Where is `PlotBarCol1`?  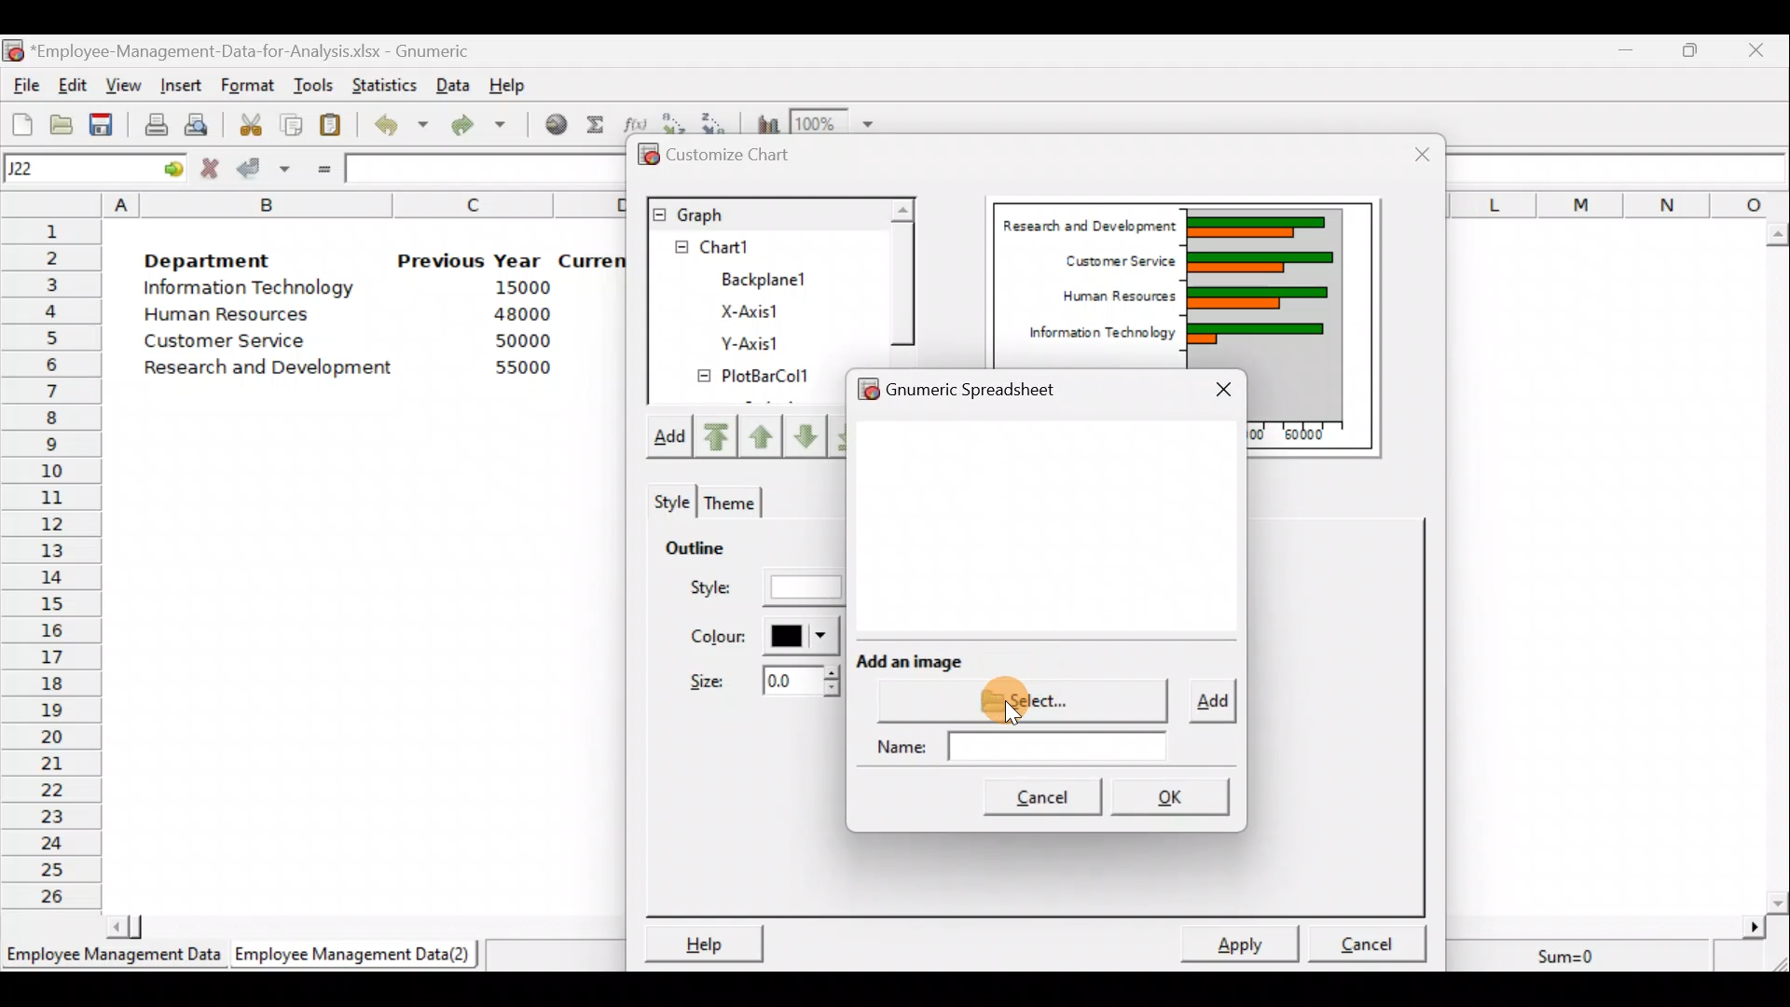 PlotBarCol1 is located at coordinates (754, 379).